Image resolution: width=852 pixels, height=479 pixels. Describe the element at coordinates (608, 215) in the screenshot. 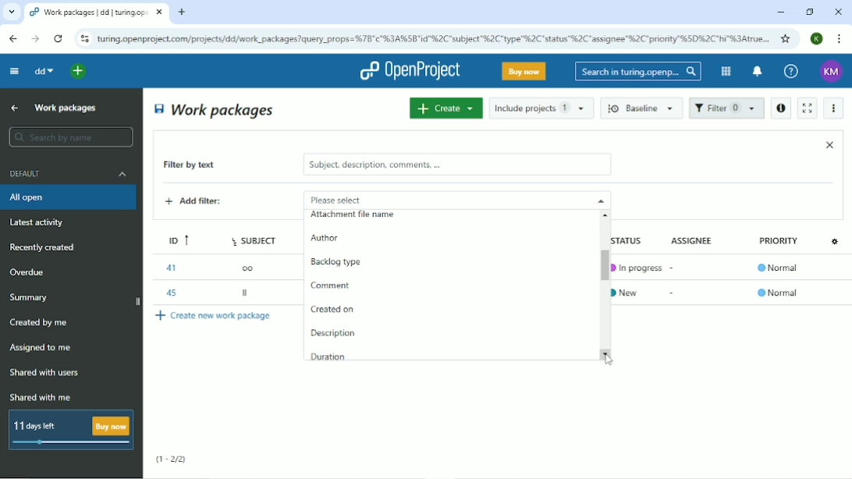

I see `scroll up` at that location.